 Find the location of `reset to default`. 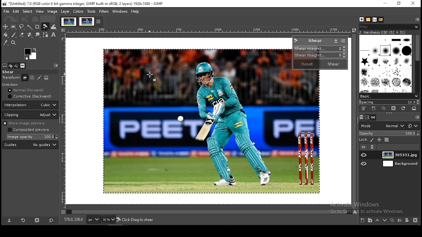

reset to default is located at coordinates (51, 221).